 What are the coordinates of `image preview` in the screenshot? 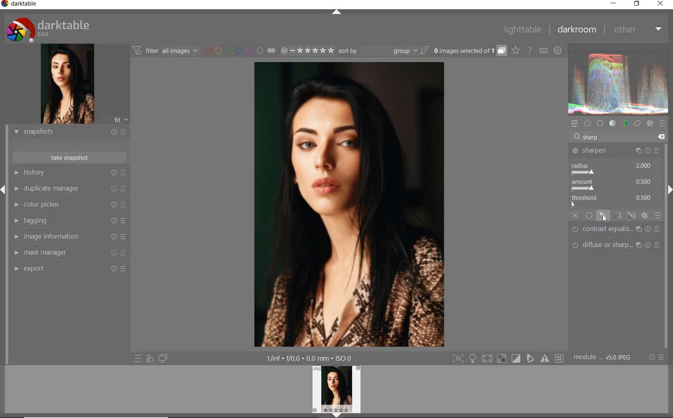 It's located at (68, 84).